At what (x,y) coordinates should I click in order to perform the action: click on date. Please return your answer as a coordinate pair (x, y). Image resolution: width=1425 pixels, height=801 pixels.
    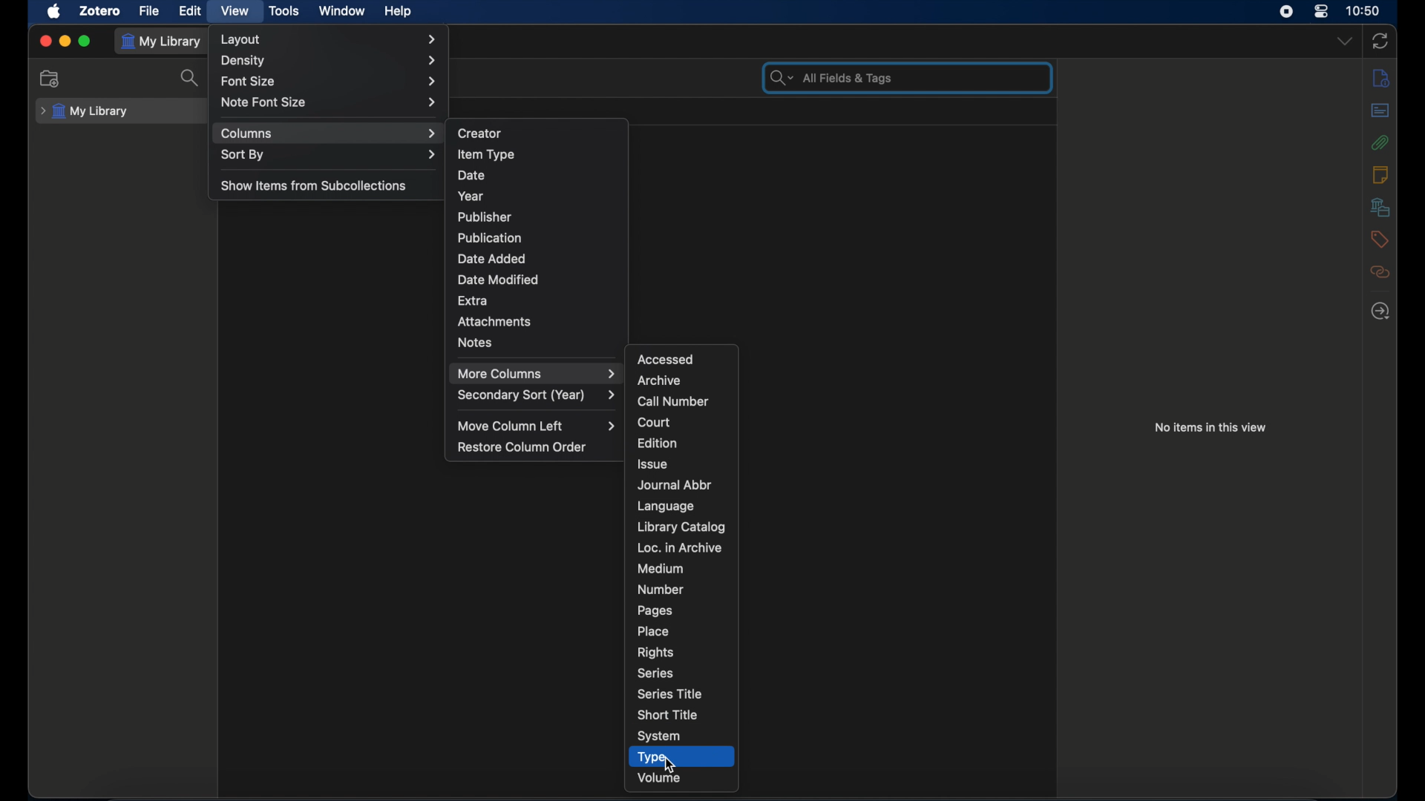
    Looking at the image, I should click on (472, 175).